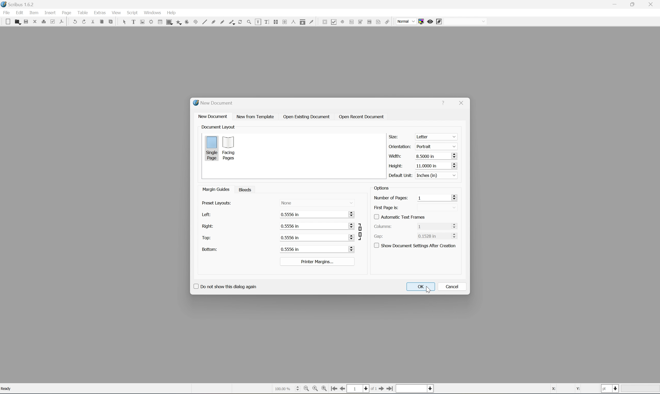 This screenshot has width=660, height=394. I want to click on extras, so click(100, 13).